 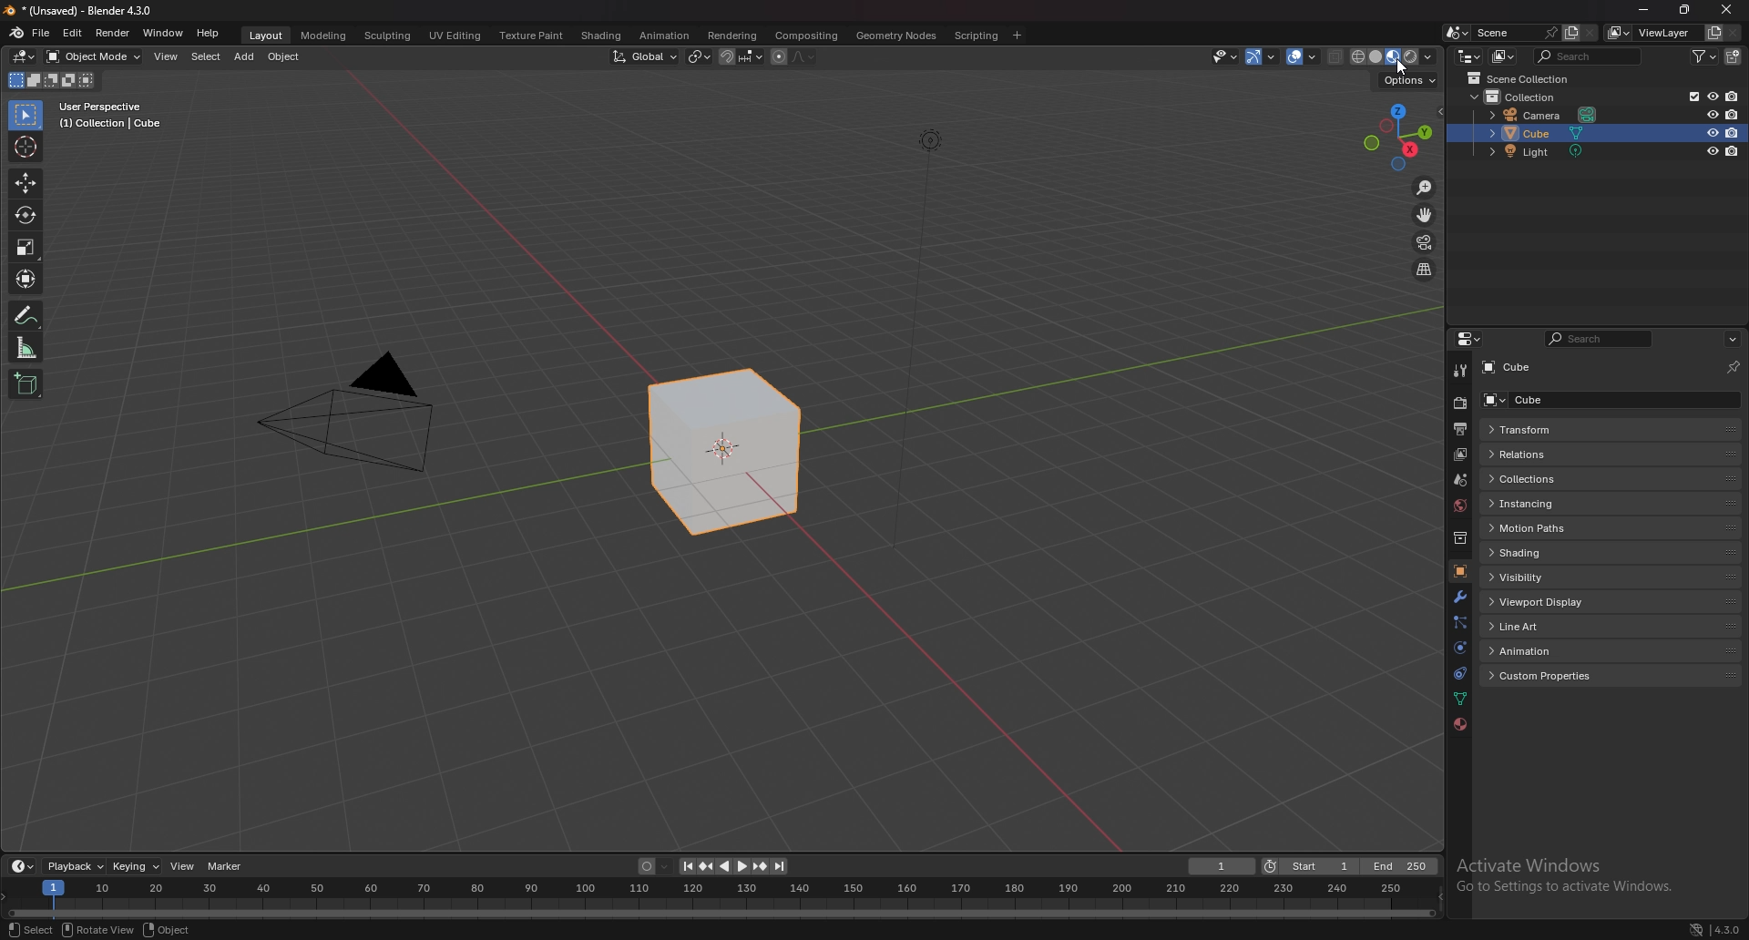 I want to click on disable in renders, so click(x=1732, y=116).